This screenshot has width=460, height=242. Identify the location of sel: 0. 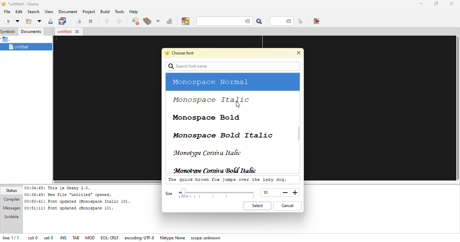
(48, 238).